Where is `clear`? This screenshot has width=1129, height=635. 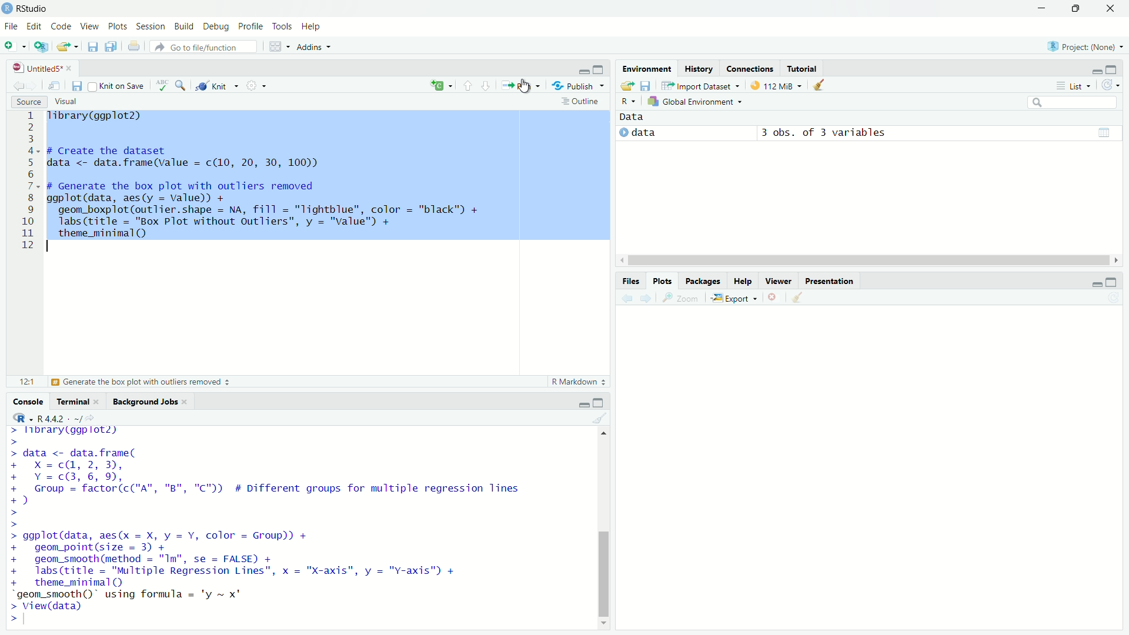 clear is located at coordinates (817, 86).